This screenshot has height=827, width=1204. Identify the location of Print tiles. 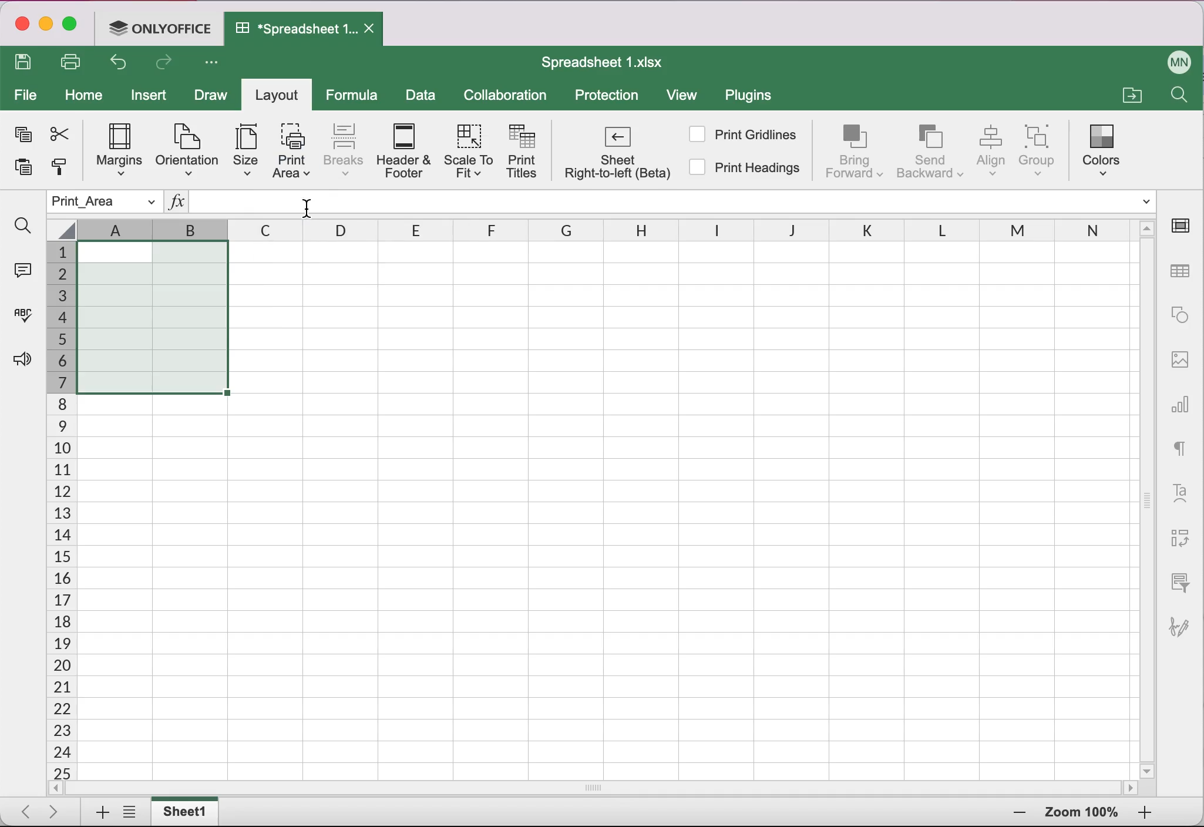
(527, 153).